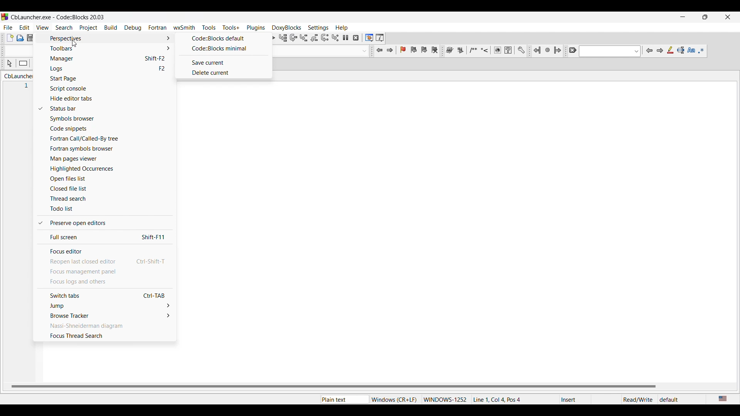  Describe the element at coordinates (30, 87) in the screenshot. I see `1` at that location.